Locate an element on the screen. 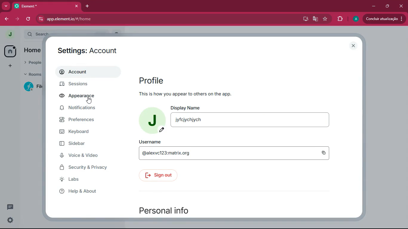  Keyboard is located at coordinates (81, 130).